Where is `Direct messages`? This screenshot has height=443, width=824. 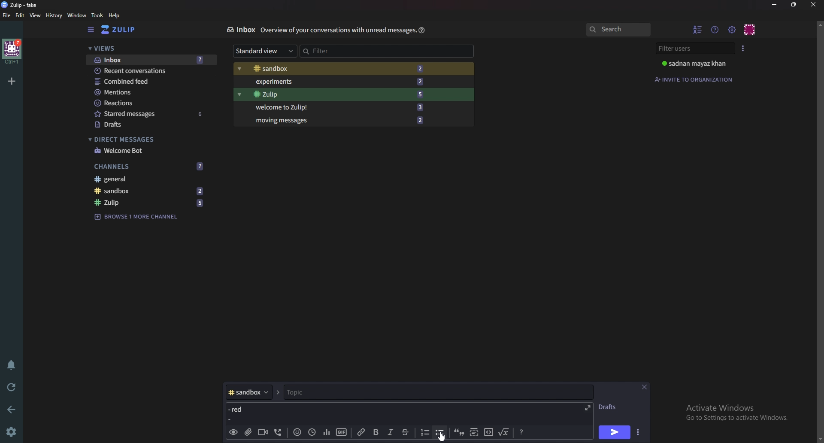 Direct messages is located at coordinates (148, 140).